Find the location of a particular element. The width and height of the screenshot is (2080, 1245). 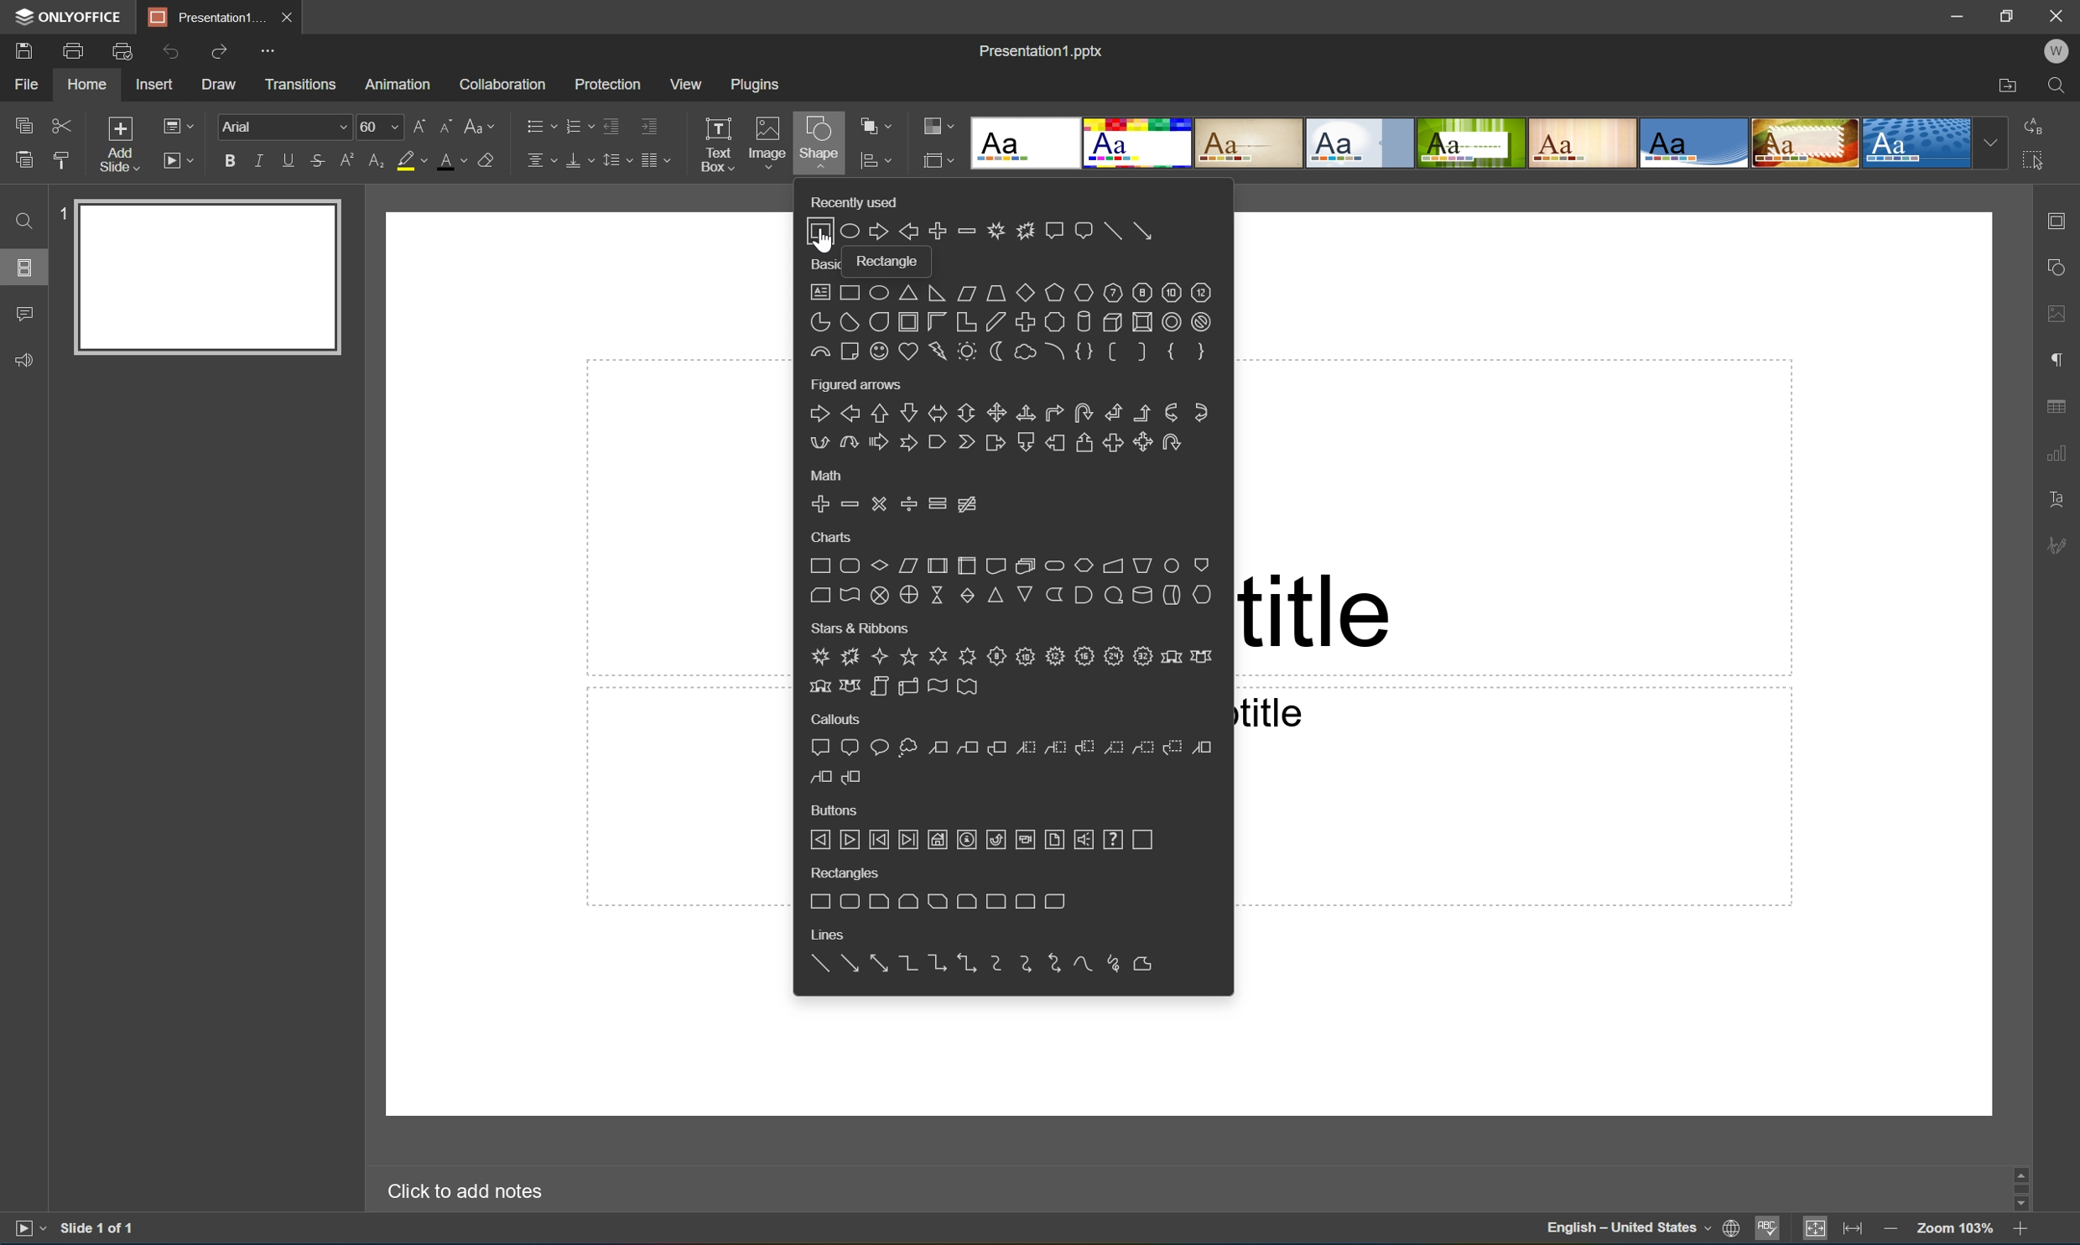

Horizontally align is located at coordinates (538, 159).